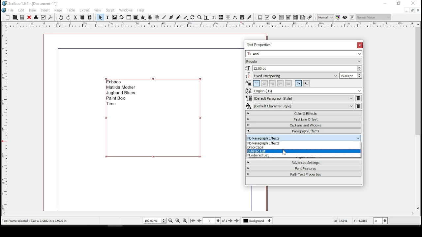 This screenshot has height=237, width=422. What do you see at coordinates (171, 18) in the screenshot?
I see `bezeir tool` at bounding box center [171, 18].